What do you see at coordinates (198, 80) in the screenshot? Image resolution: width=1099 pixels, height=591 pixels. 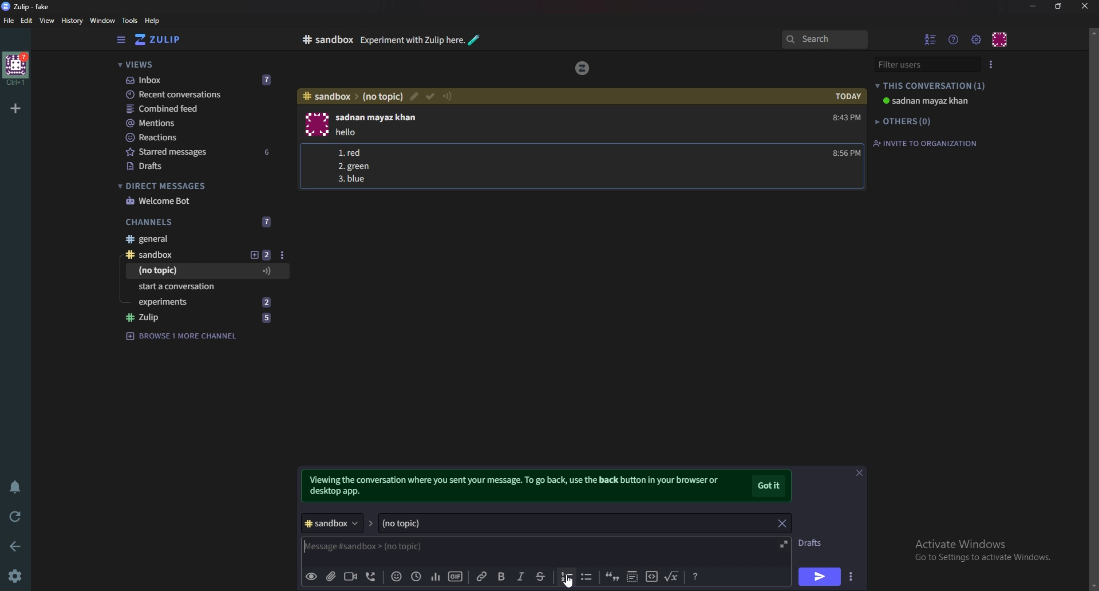 I see `Inbox` at bounding box center [198, 80].